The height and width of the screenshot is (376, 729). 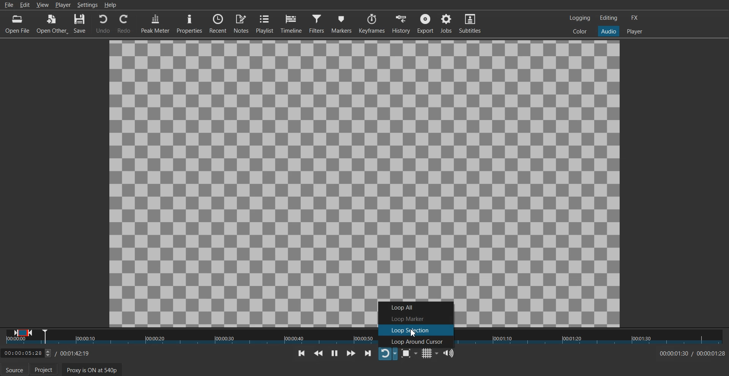 What do you see at coordinates (388, 354) in the screenshot?
I see `Toggle player looping` at bounding box center [388, 354].